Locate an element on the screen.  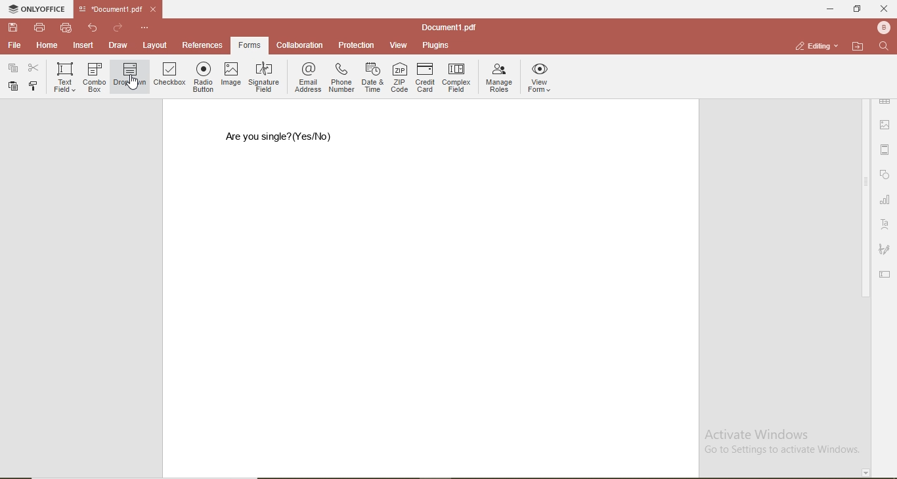
paste is located at coordinates (13, 87).